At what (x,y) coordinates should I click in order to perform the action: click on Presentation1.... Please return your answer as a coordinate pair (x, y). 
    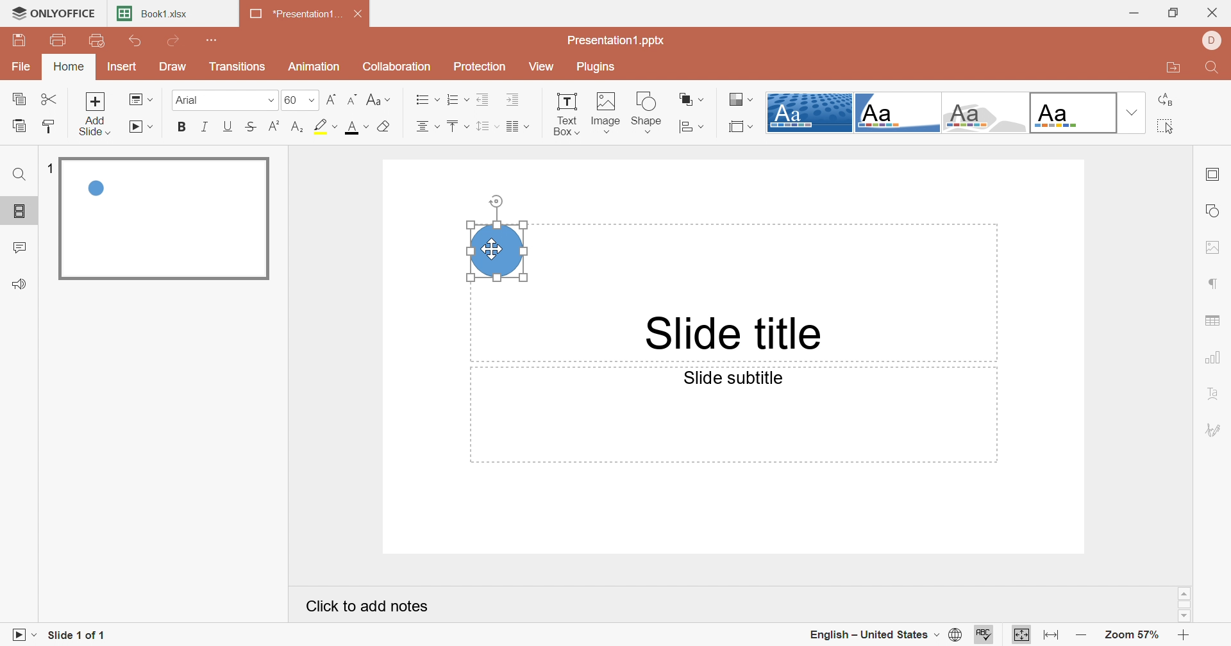
    Looking at the image, I should click on (296, 14).